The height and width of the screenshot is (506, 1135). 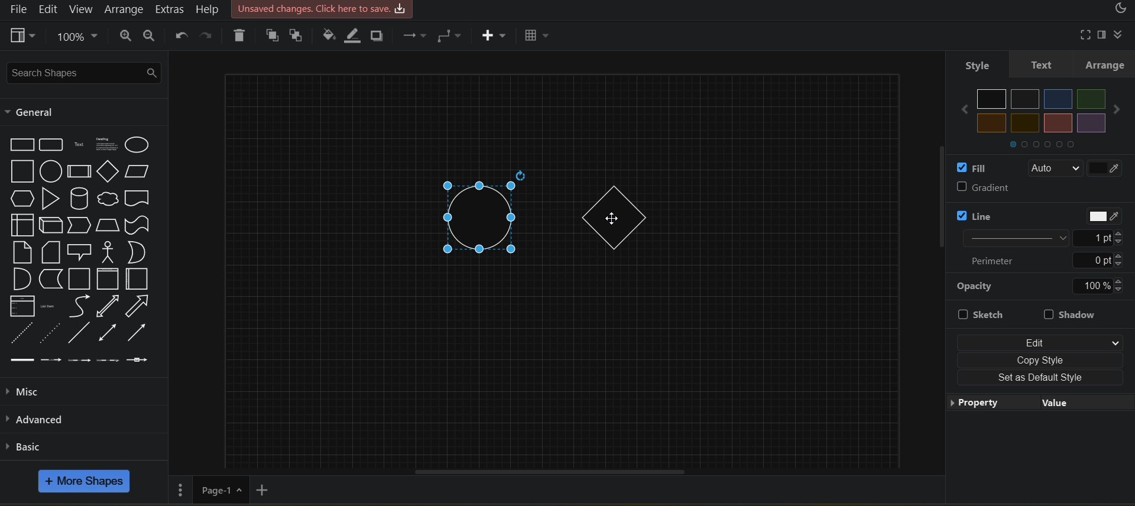 I want to click on view, so click(x=85, y=9).